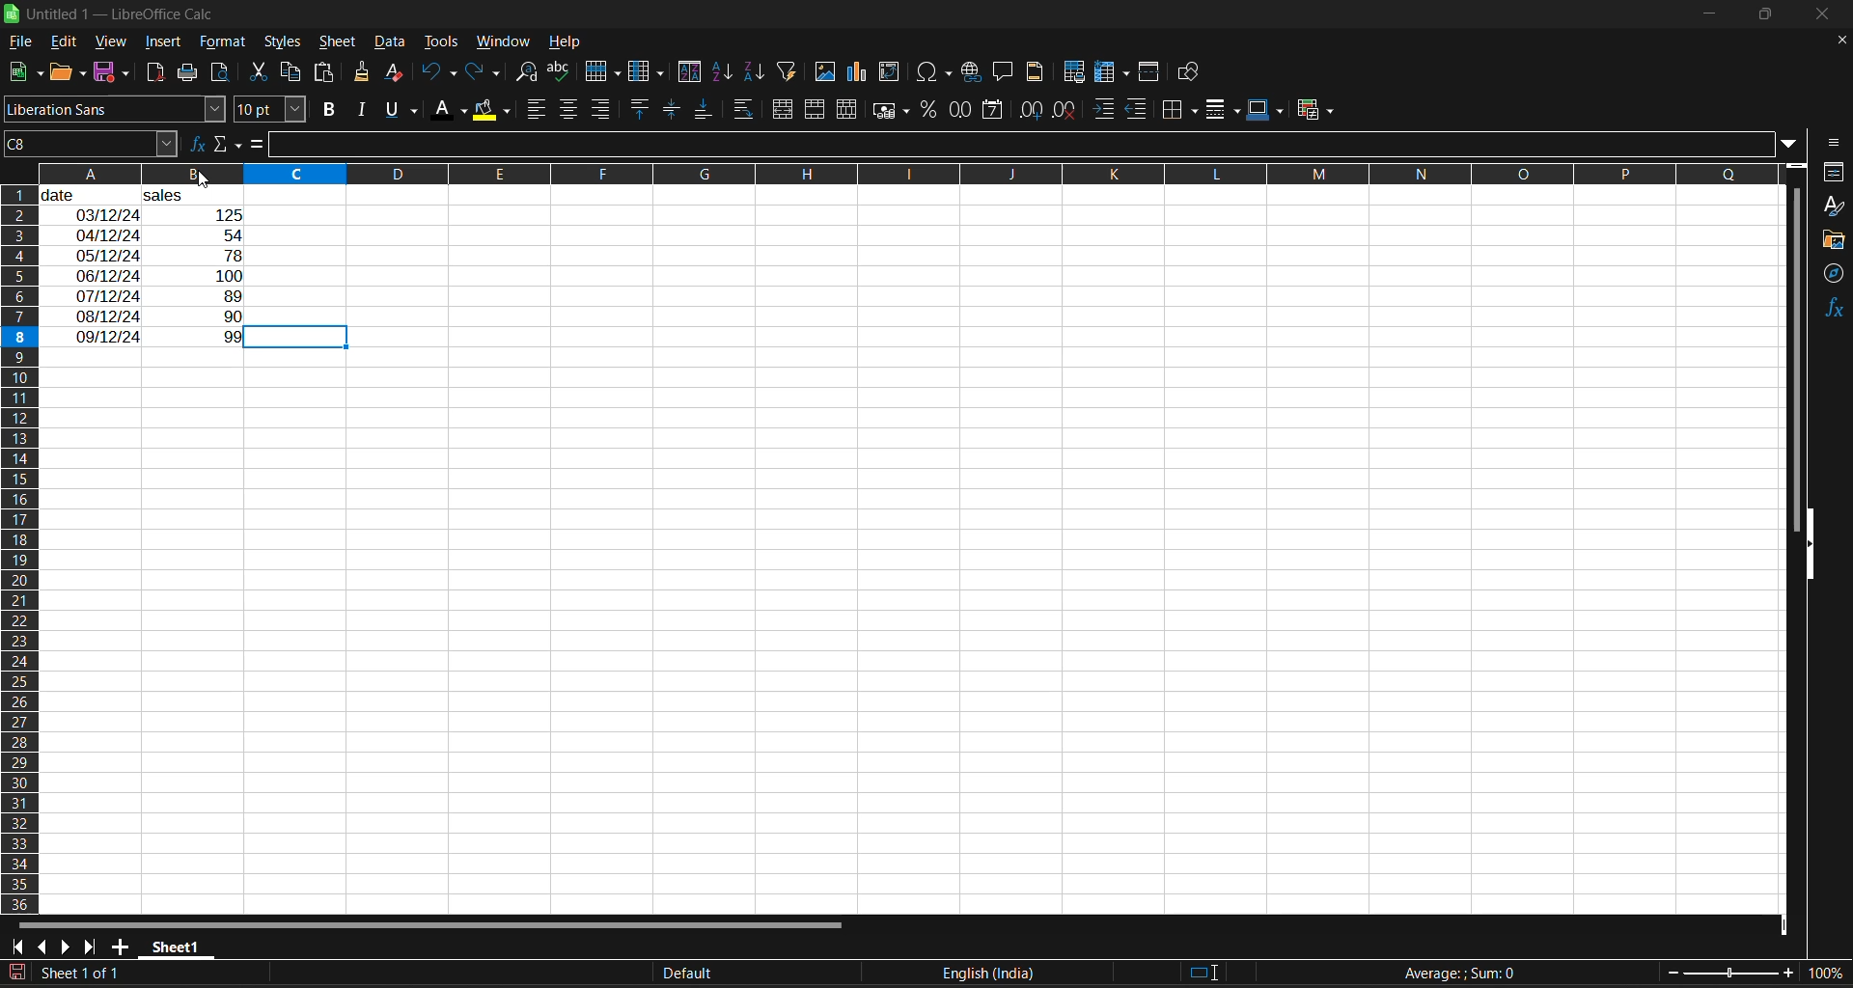 This screenshot has width=1853, height=988. Describe the element at coordinates (1812, 544) in the screenshot. I see `hide` at that location.